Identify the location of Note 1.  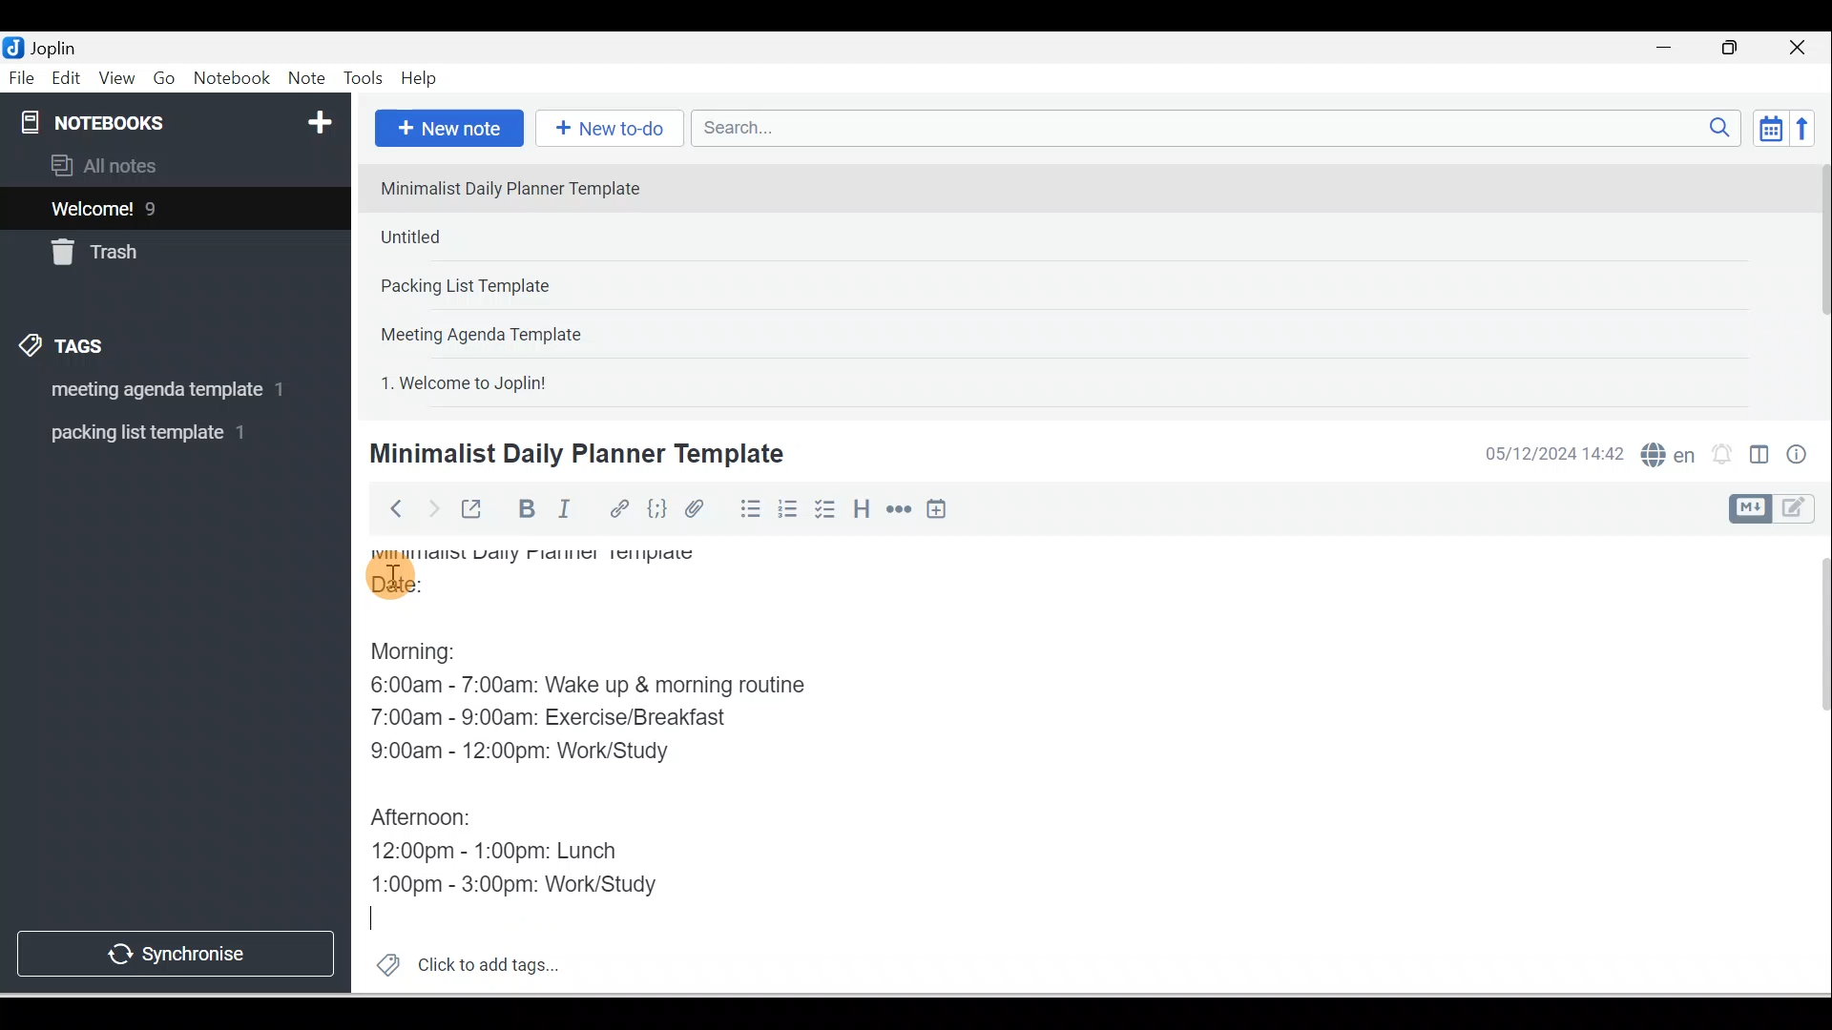
(524, 187).